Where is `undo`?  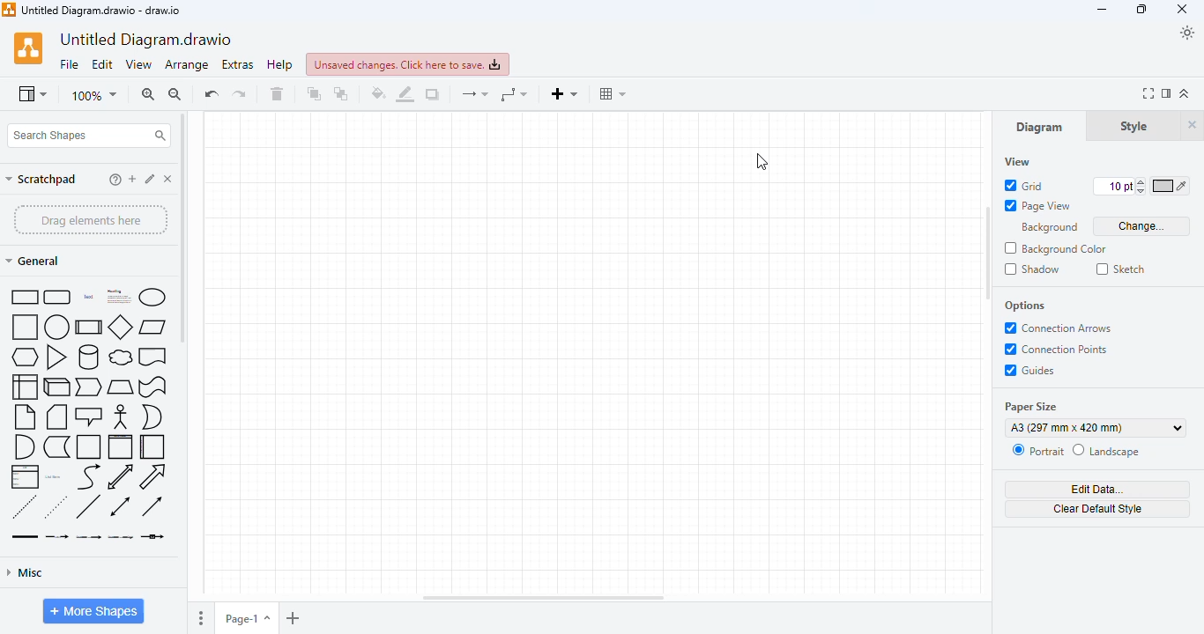 undo is located at coordinates (211, 93).